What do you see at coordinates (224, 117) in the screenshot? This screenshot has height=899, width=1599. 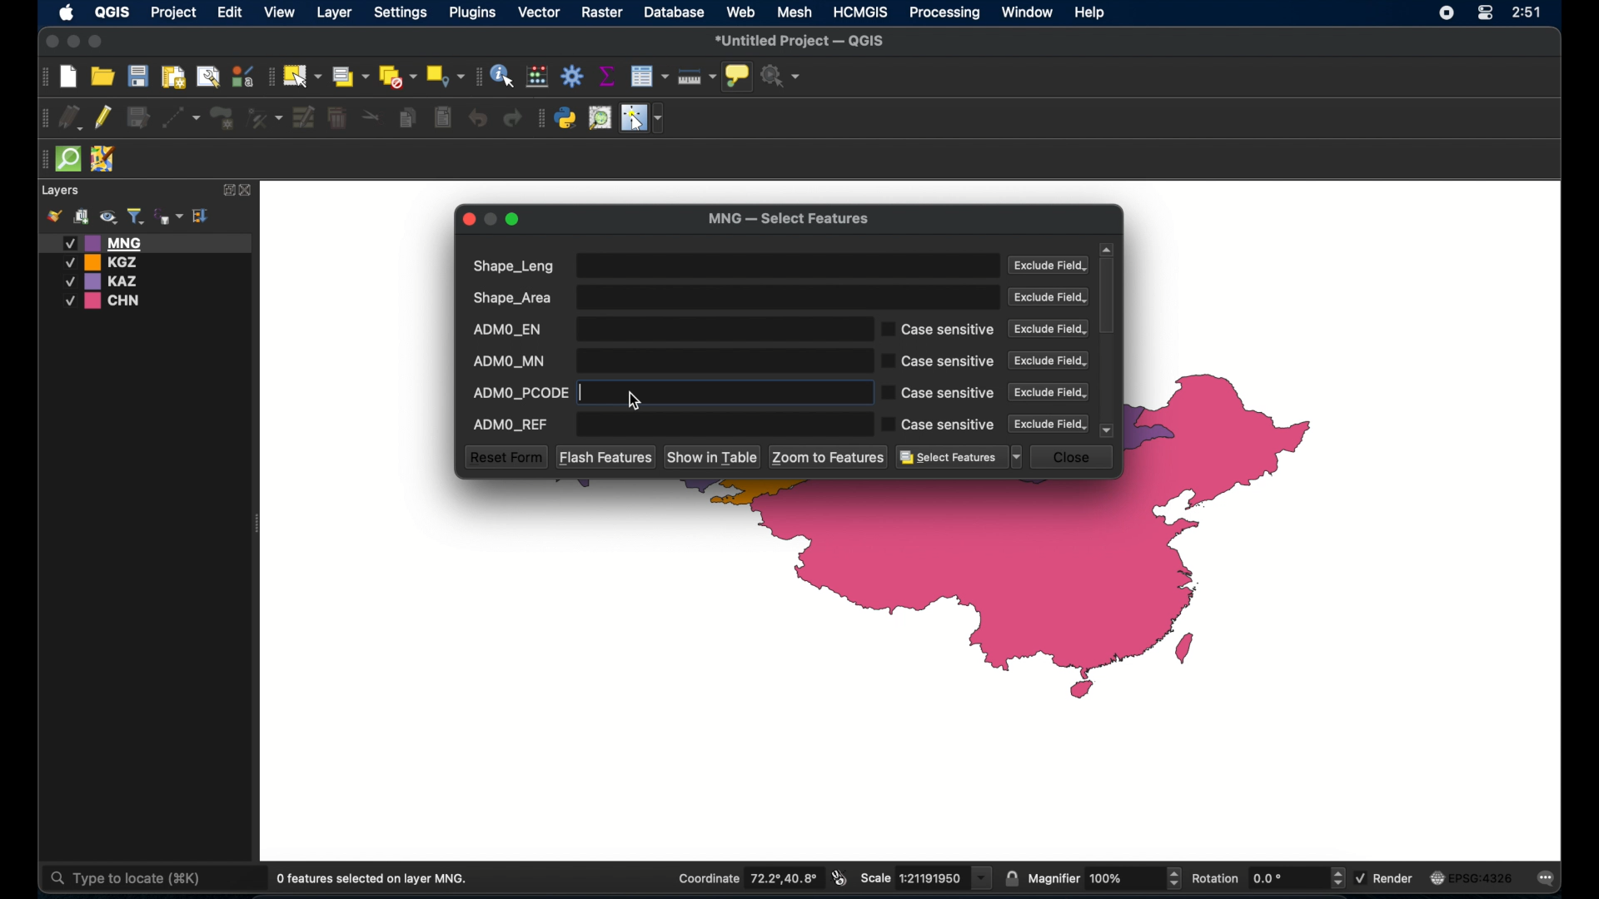 I see `add polygon feature` at bounding box center [224, 117].